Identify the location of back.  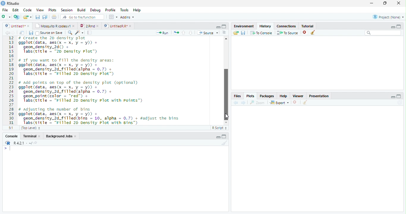
(235, 103).